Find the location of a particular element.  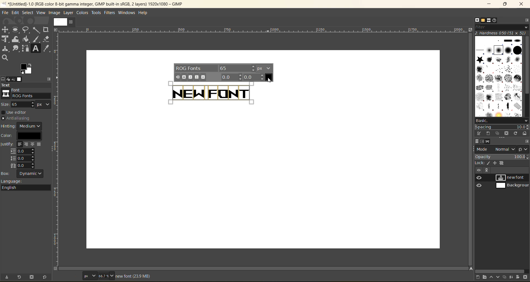

color is located at coordinates (24, 135).